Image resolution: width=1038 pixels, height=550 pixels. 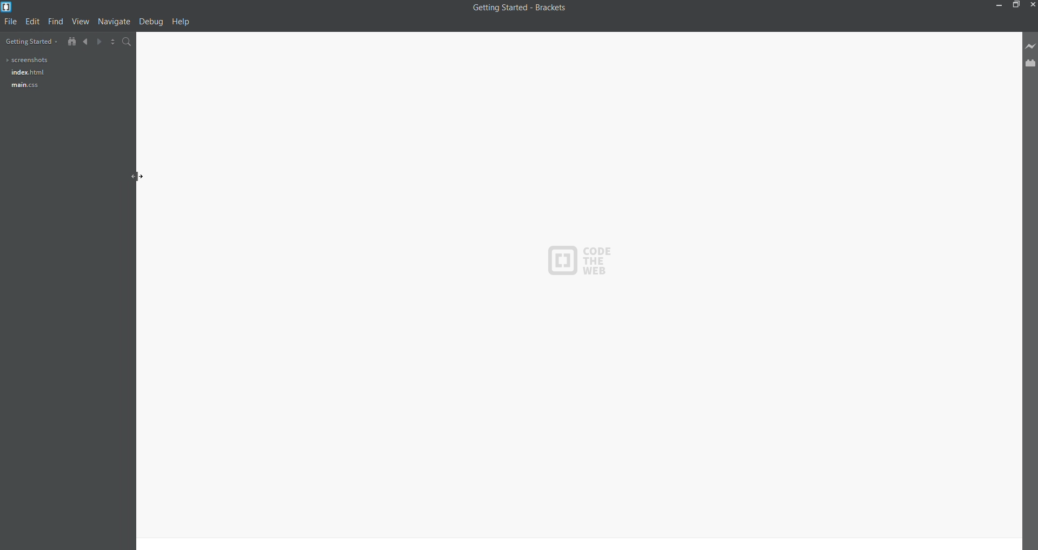 I want to click on close, so click(x=1032, y=5).